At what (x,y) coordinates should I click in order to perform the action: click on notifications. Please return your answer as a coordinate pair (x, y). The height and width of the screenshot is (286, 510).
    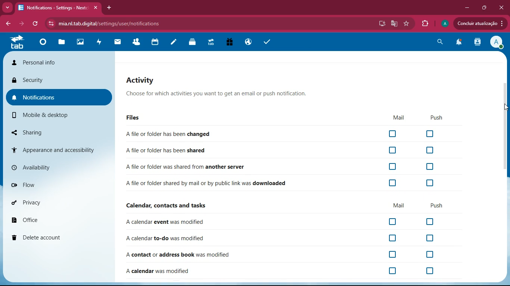
    Looking at the image, I should click on (60, 96).